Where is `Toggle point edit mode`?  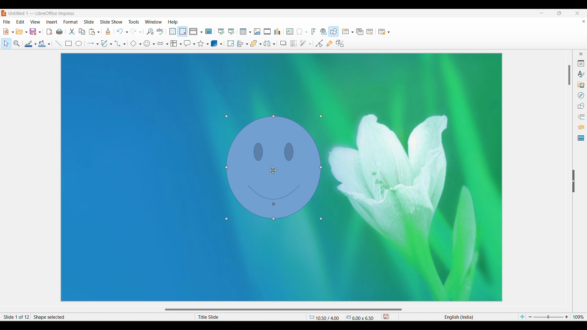 Toggle point edit mode is located at coordinates (319, 43).